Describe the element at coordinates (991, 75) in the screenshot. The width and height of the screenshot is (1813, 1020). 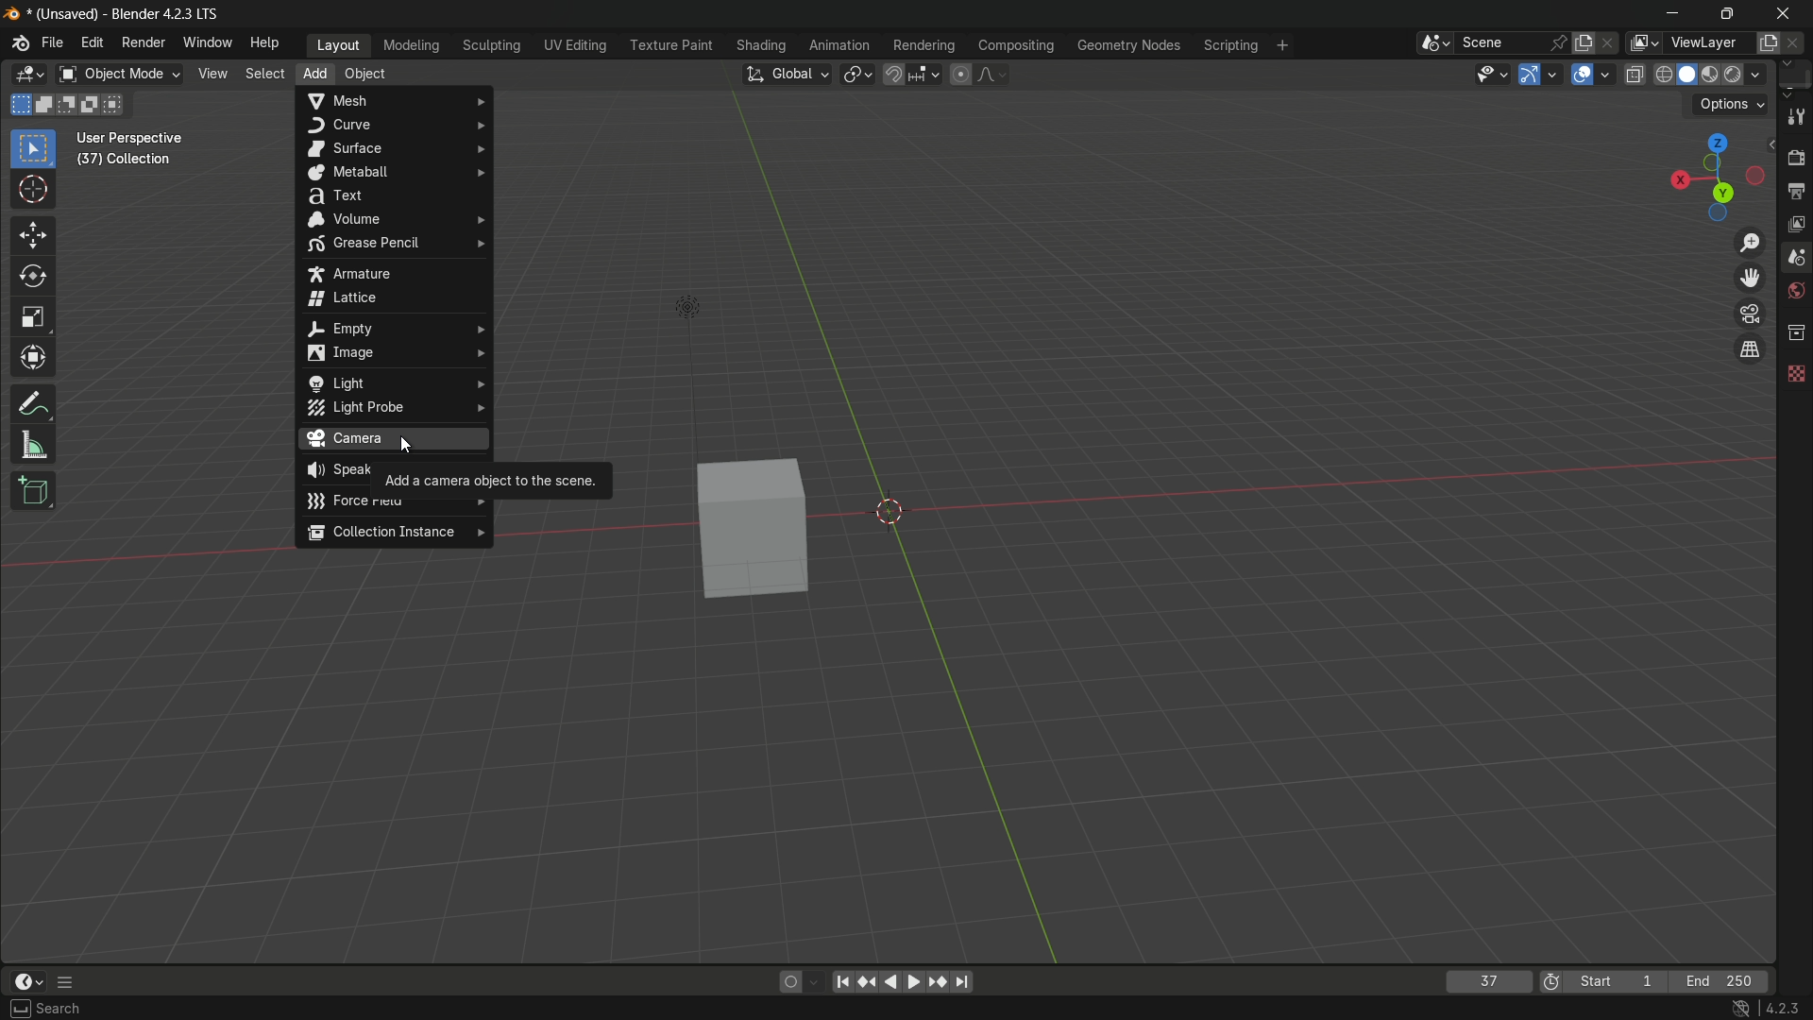
I see `proportional editing falloff` at that location.